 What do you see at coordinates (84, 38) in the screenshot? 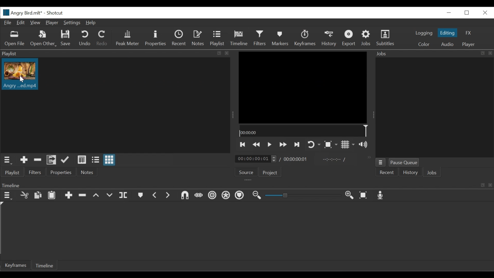
I see `Undo` at bounding box center [84, 38].